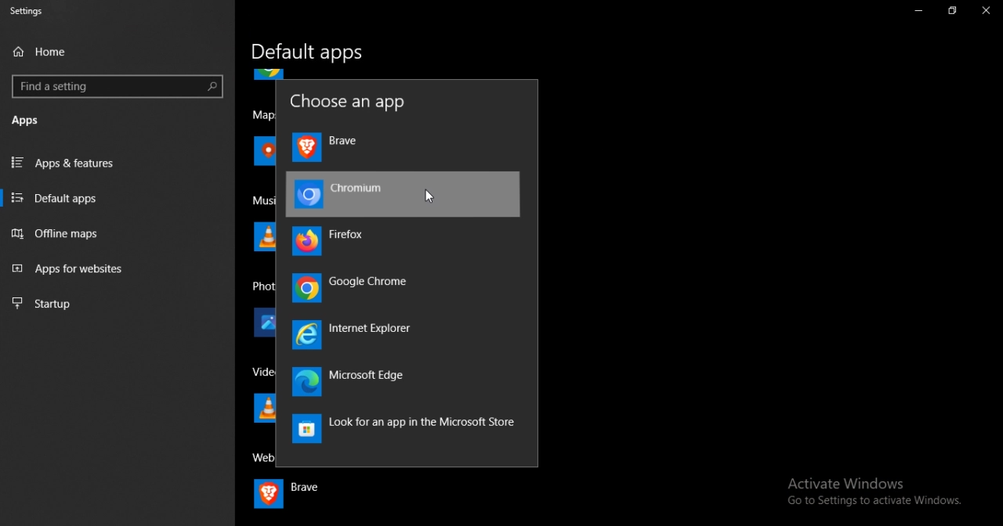  What do you see at coordinates (261, 457) in the screenshot?
I see `Web` at bounding box center [261, 457].